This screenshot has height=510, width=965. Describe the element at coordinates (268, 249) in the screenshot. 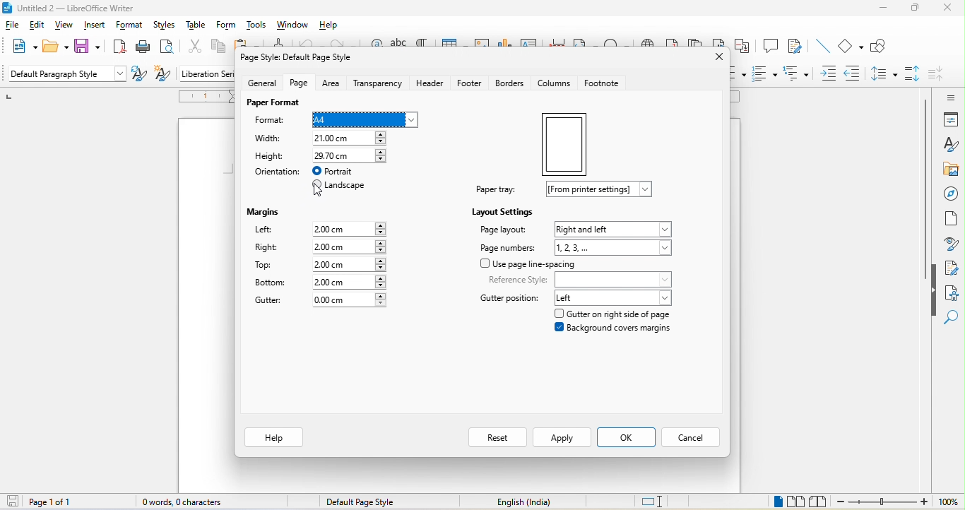

I see `right` at that location.